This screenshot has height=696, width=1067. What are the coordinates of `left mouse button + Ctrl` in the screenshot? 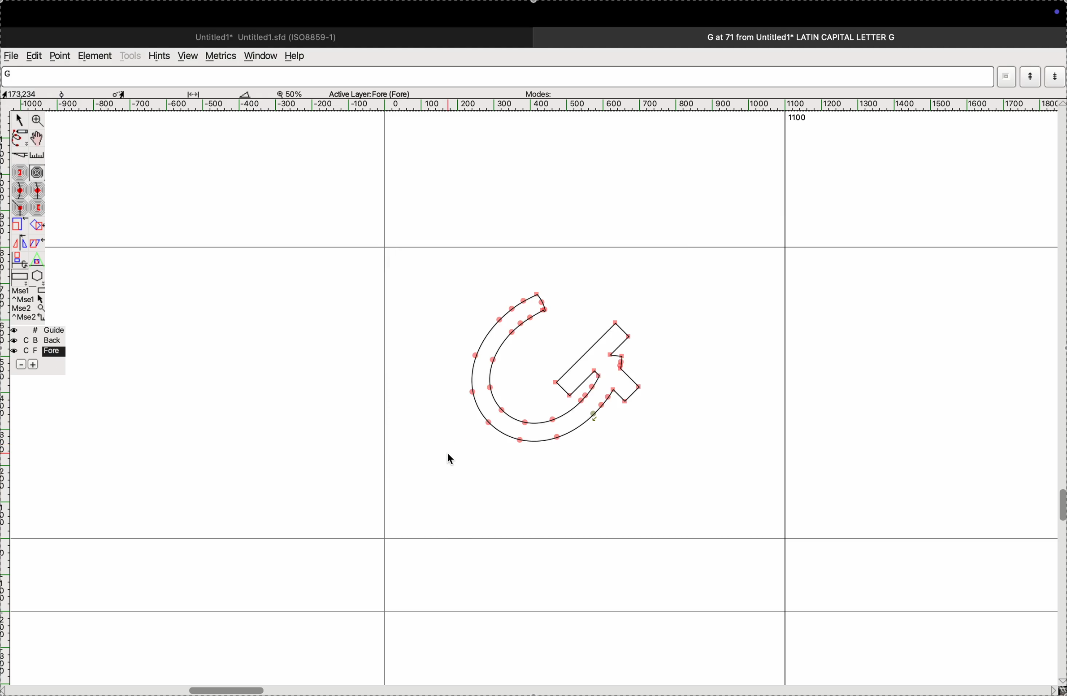 It's located at (28, 299).